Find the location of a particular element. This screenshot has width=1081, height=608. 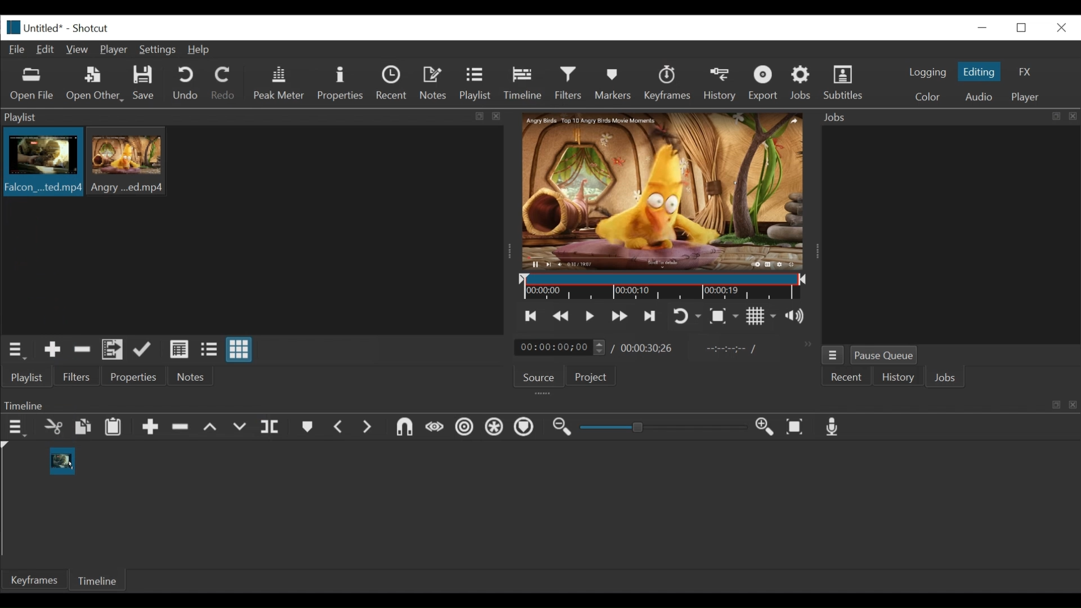

Subtitles is located at coordinates (843, 83).